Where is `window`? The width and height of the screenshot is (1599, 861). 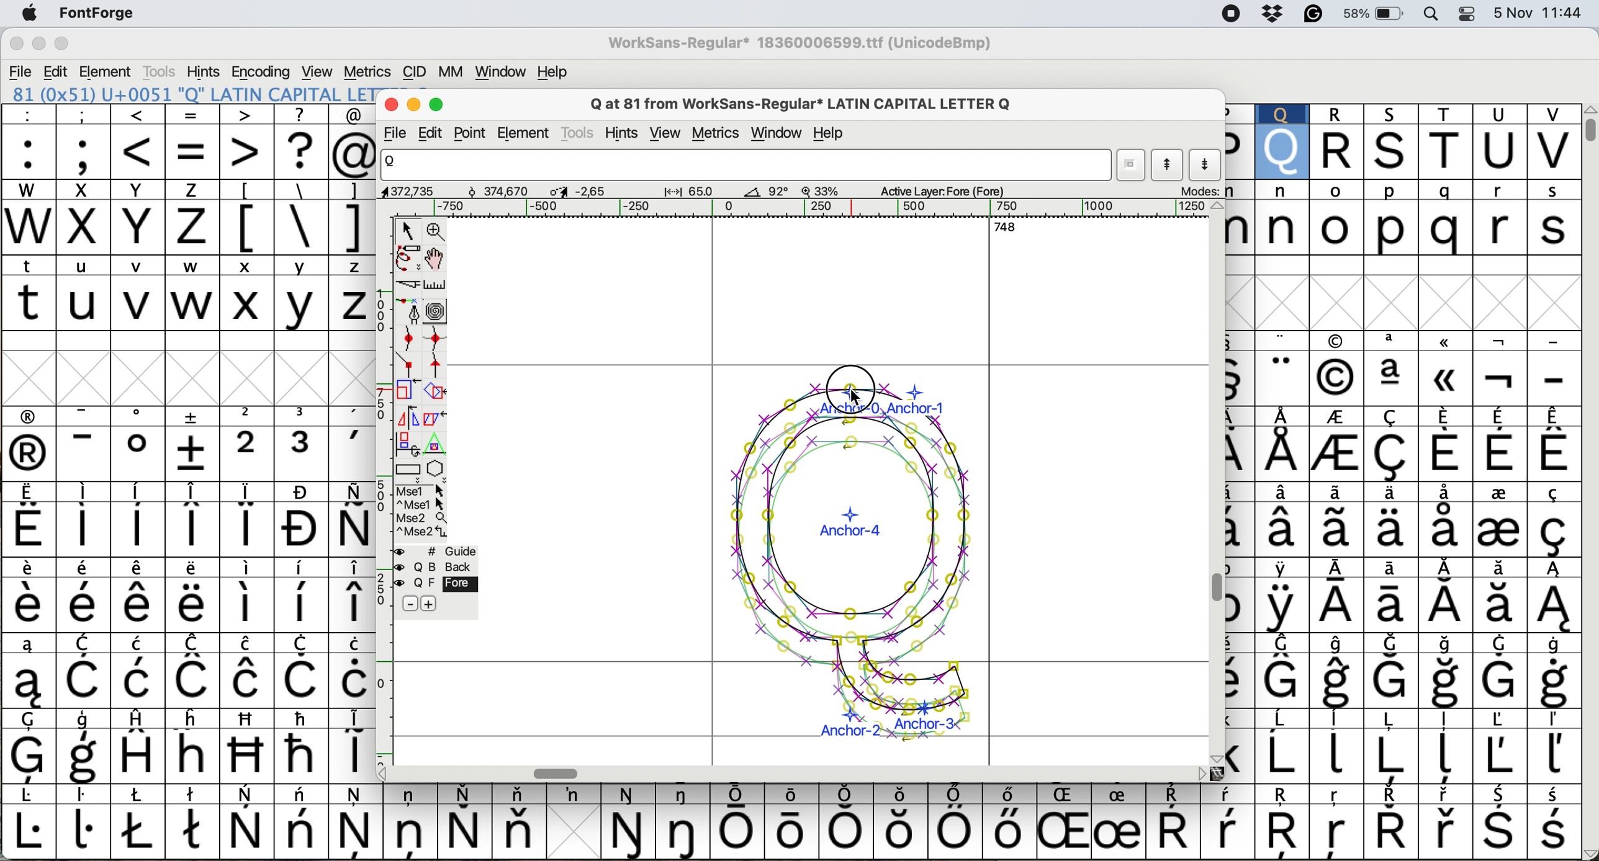
window is located at coordinates (502, 71).